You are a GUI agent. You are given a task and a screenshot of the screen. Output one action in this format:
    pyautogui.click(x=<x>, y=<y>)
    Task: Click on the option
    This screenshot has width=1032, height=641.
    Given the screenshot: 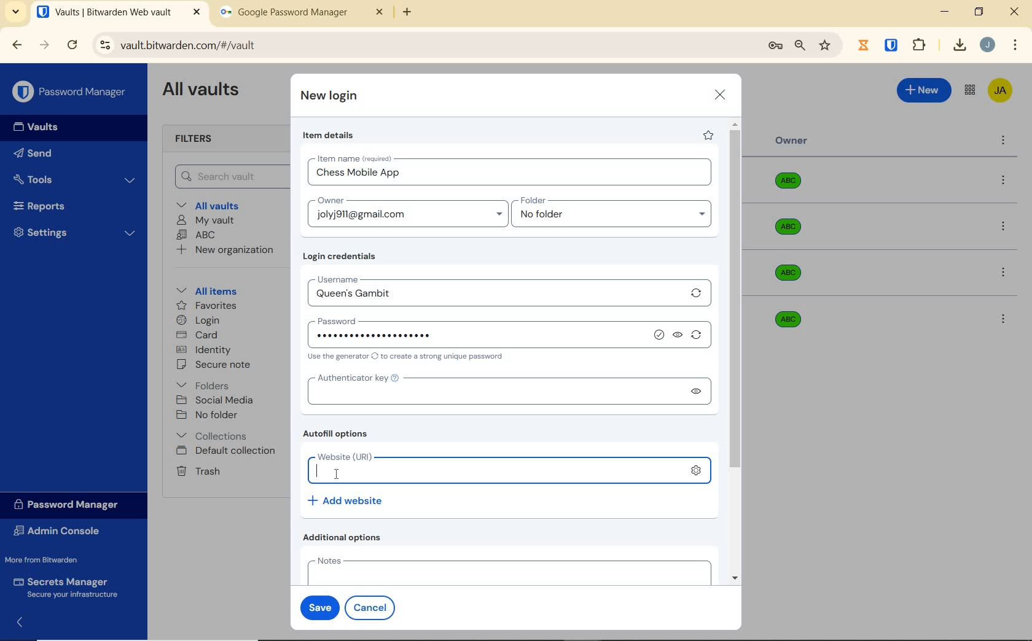 What is the action you would take?
    pyautogui.click(x=1003, y=318)
    